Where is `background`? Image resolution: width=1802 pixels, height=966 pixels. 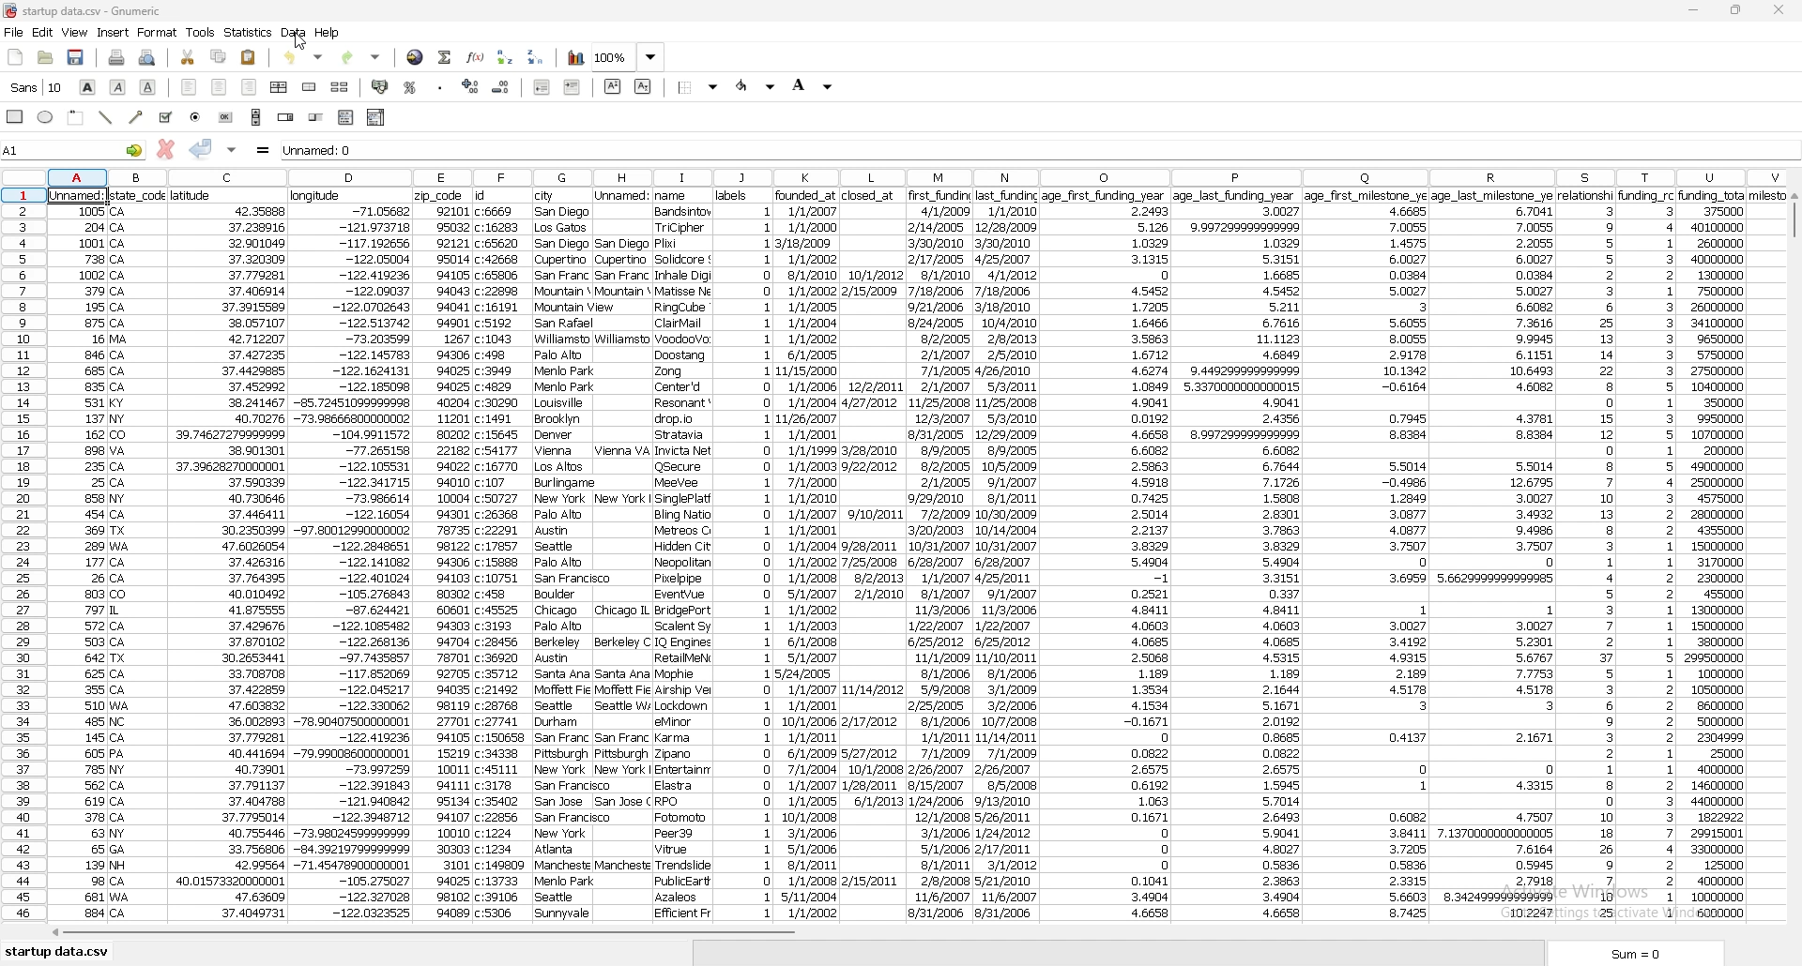
background is located at coordinates (813, 85).